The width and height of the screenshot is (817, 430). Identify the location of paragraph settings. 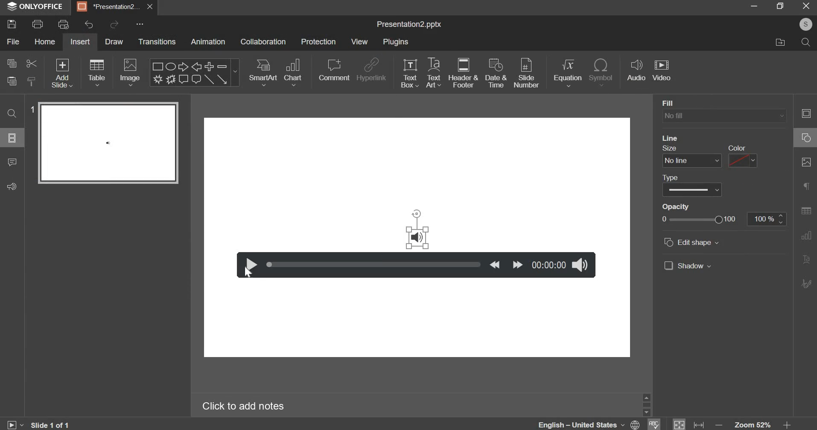
(806, 185).